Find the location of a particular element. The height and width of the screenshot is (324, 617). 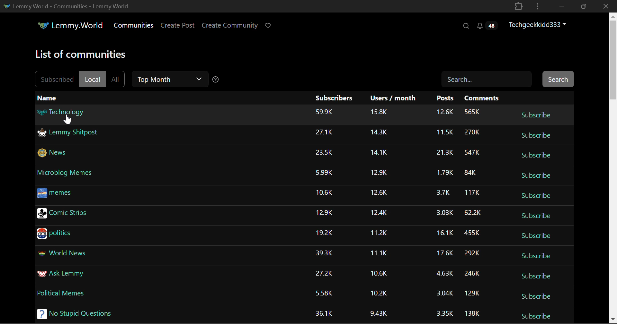

All is located at coordinates (117, 80).